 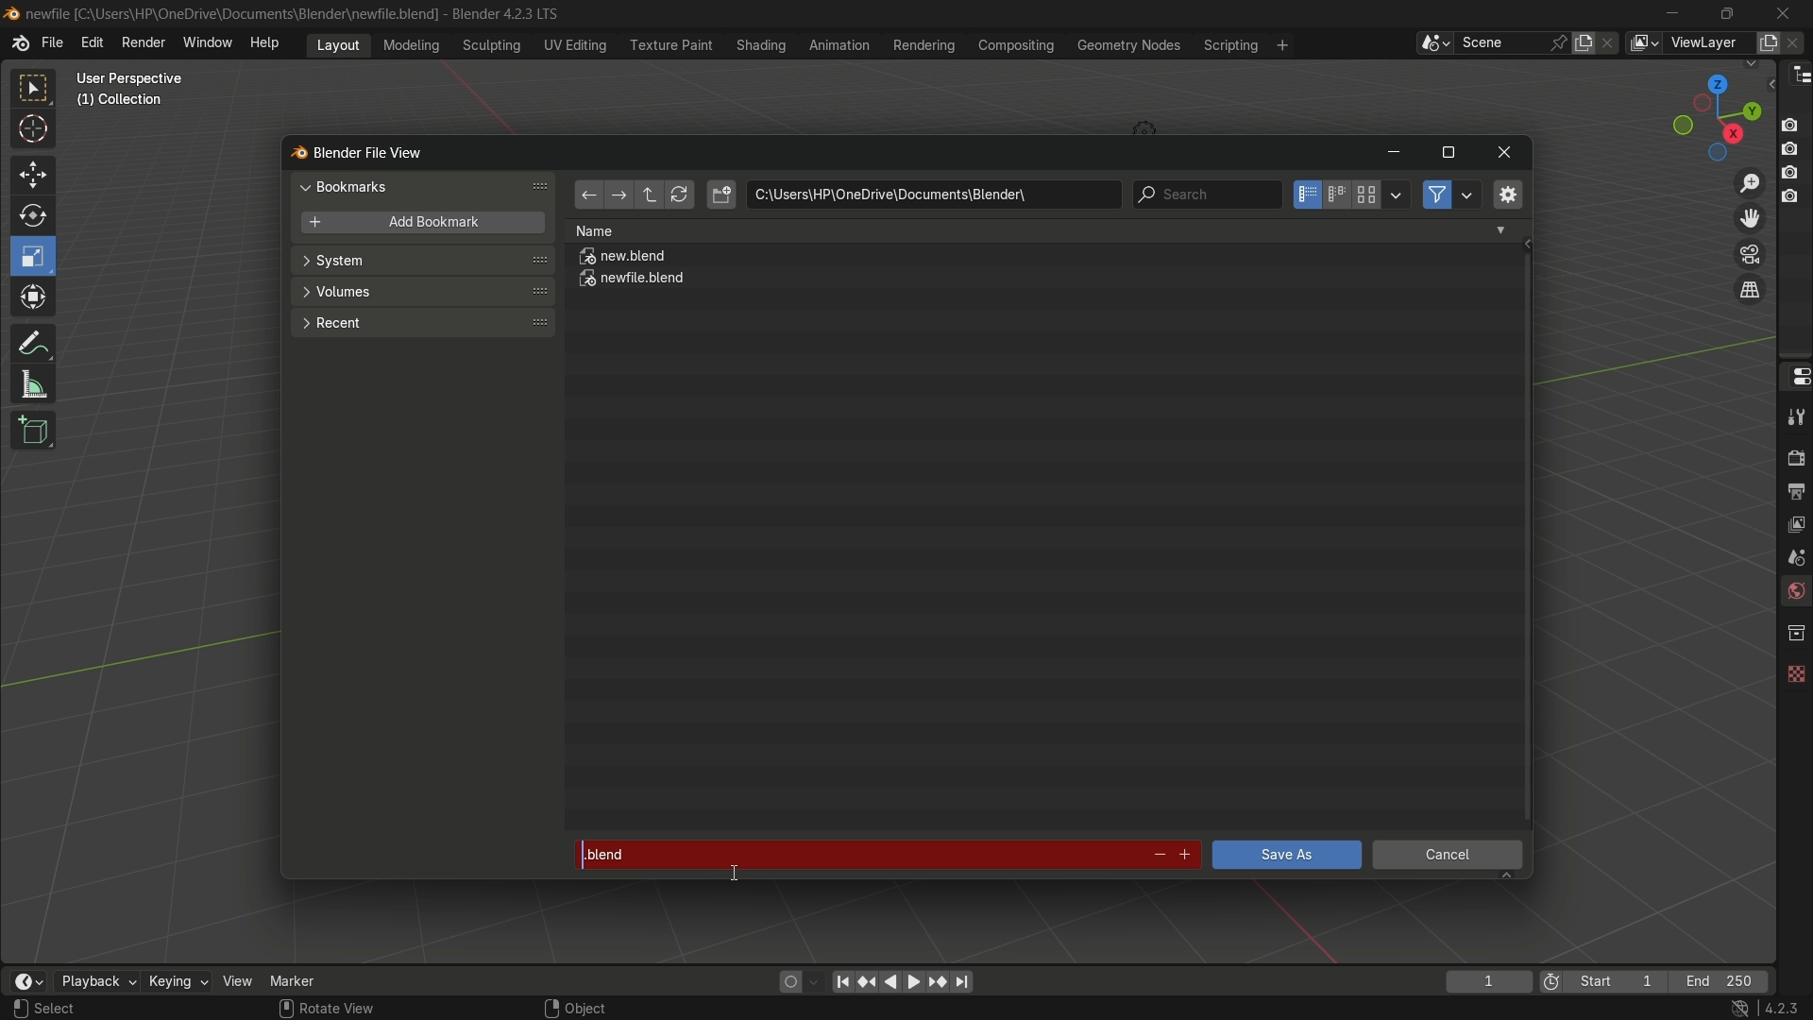 What do you see at coordinates (1726, 12) in the screenshot?
I see `maximize or restore` at bounding box center [1726, 12].